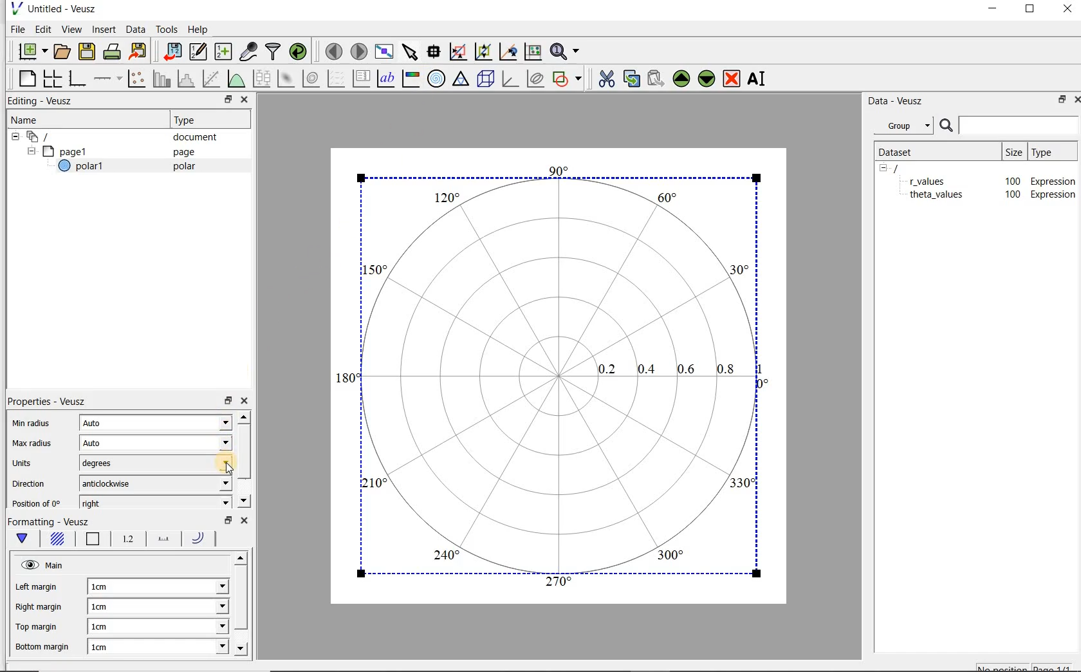 The width and height of the screenshot is (1081, 672). What do you see at coordinates (44, 647) in the screenshot?
I see `Bottom margin` at bounding box center [44, 647].